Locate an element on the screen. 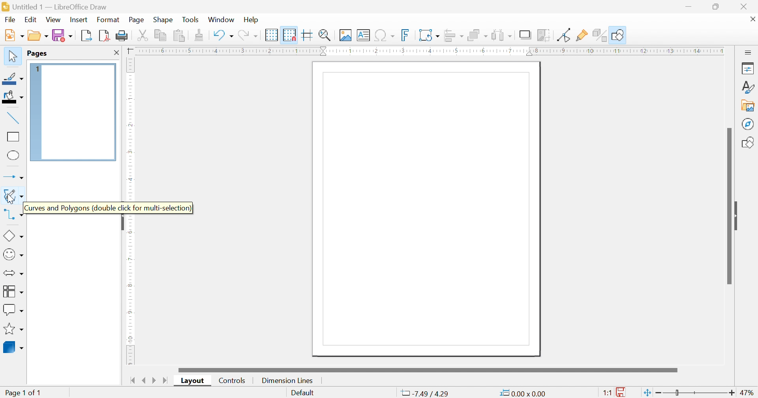 This screenshot has height=398, width=758. dimension lines is located at coordinates (287, 381).